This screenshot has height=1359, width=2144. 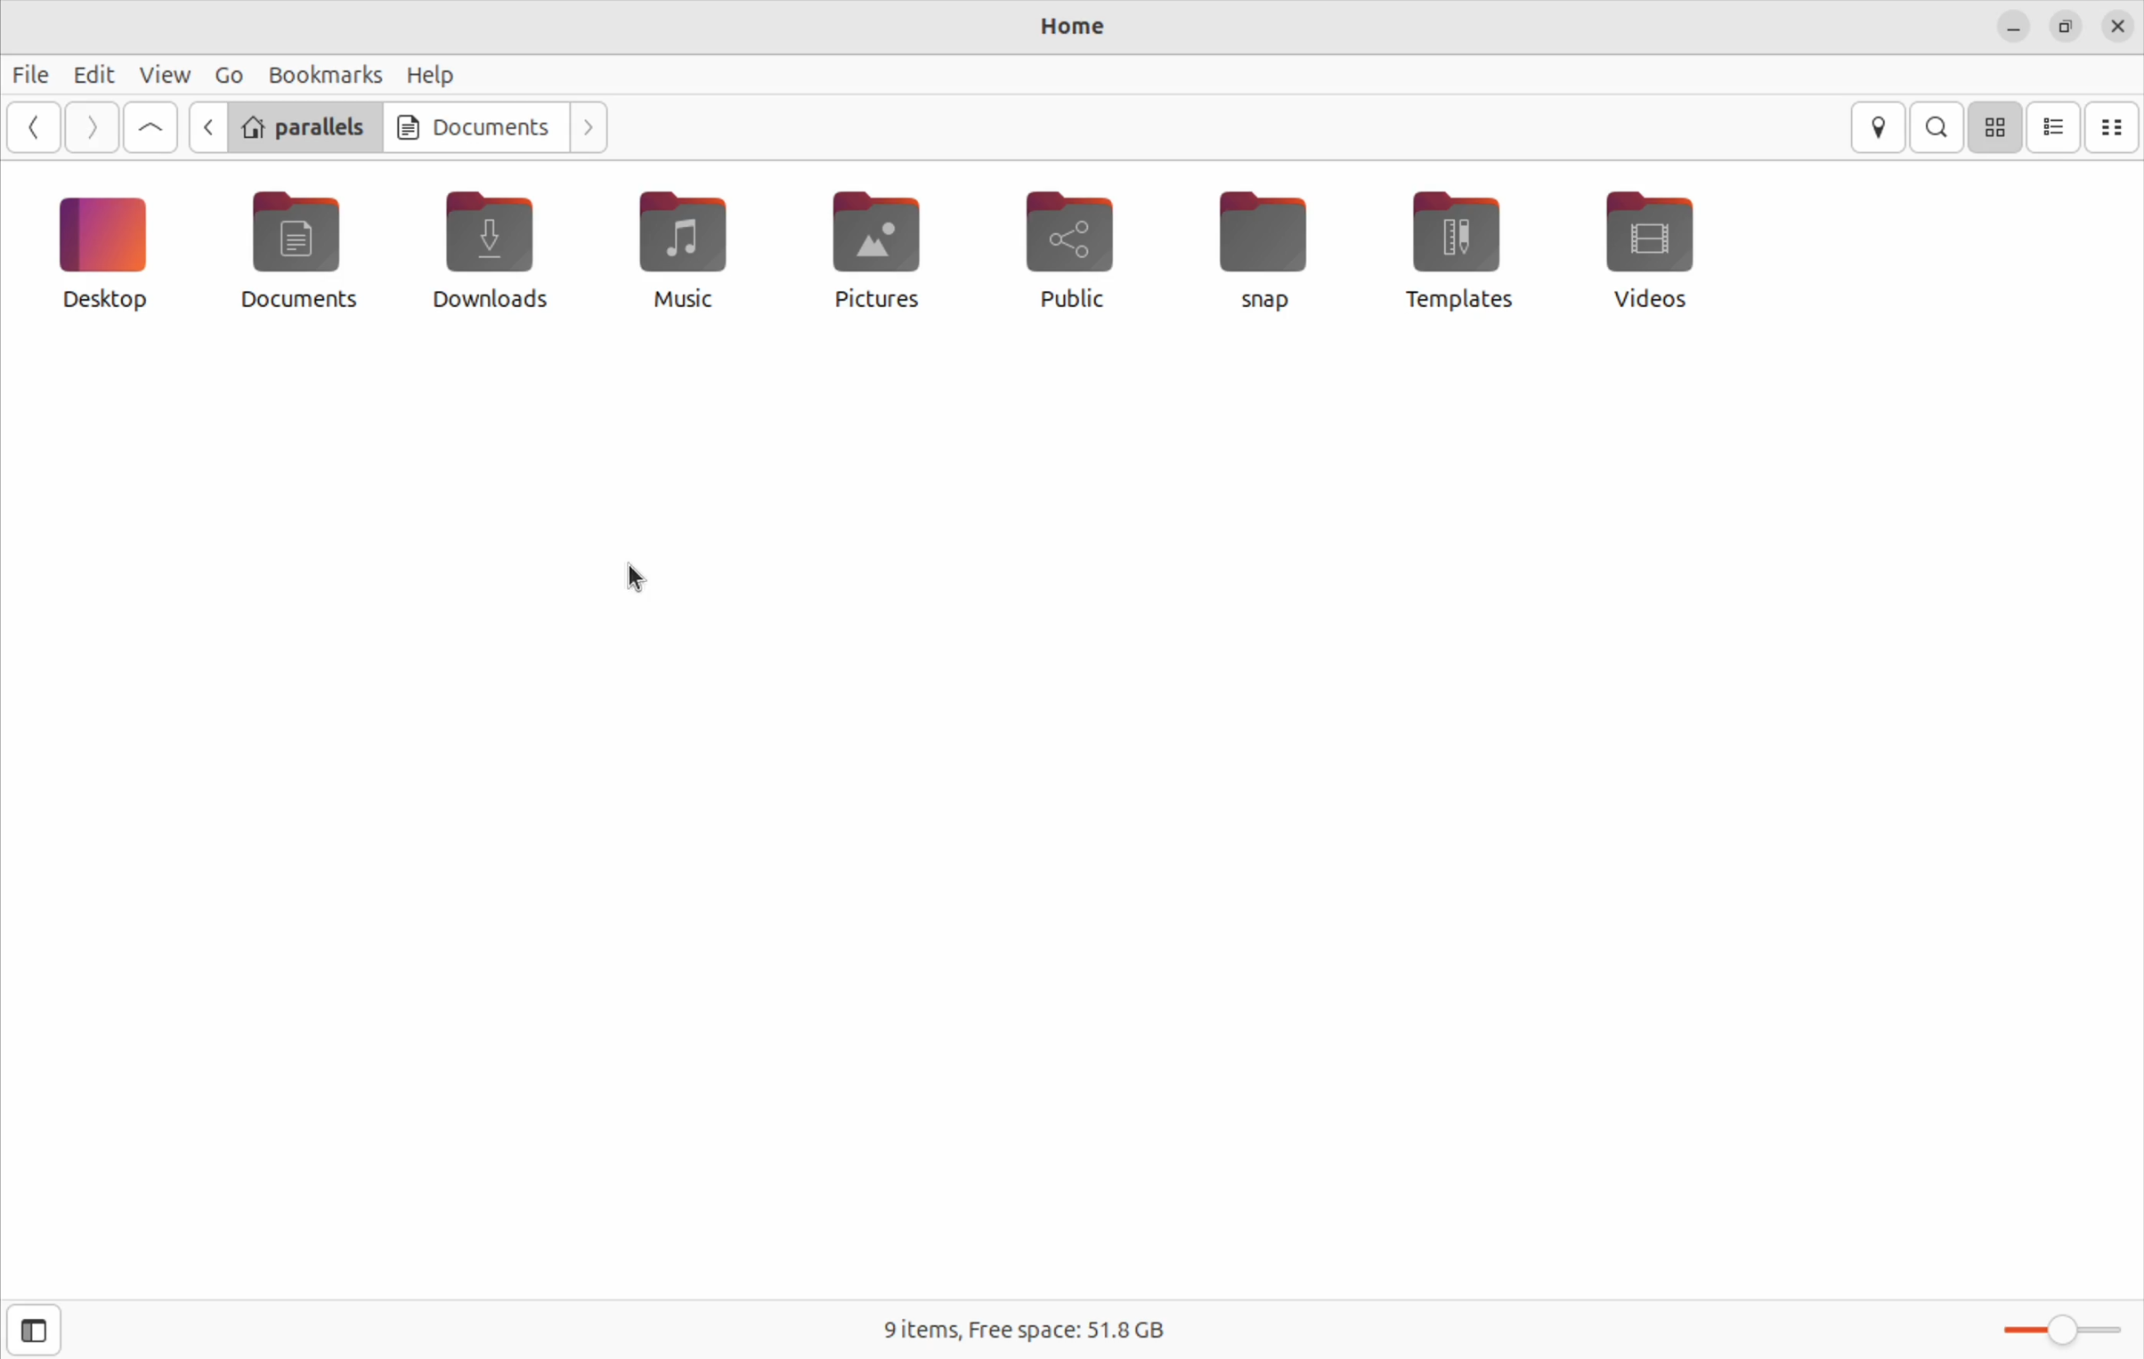 I want to click on minimize, so click(x=2010, y=28).